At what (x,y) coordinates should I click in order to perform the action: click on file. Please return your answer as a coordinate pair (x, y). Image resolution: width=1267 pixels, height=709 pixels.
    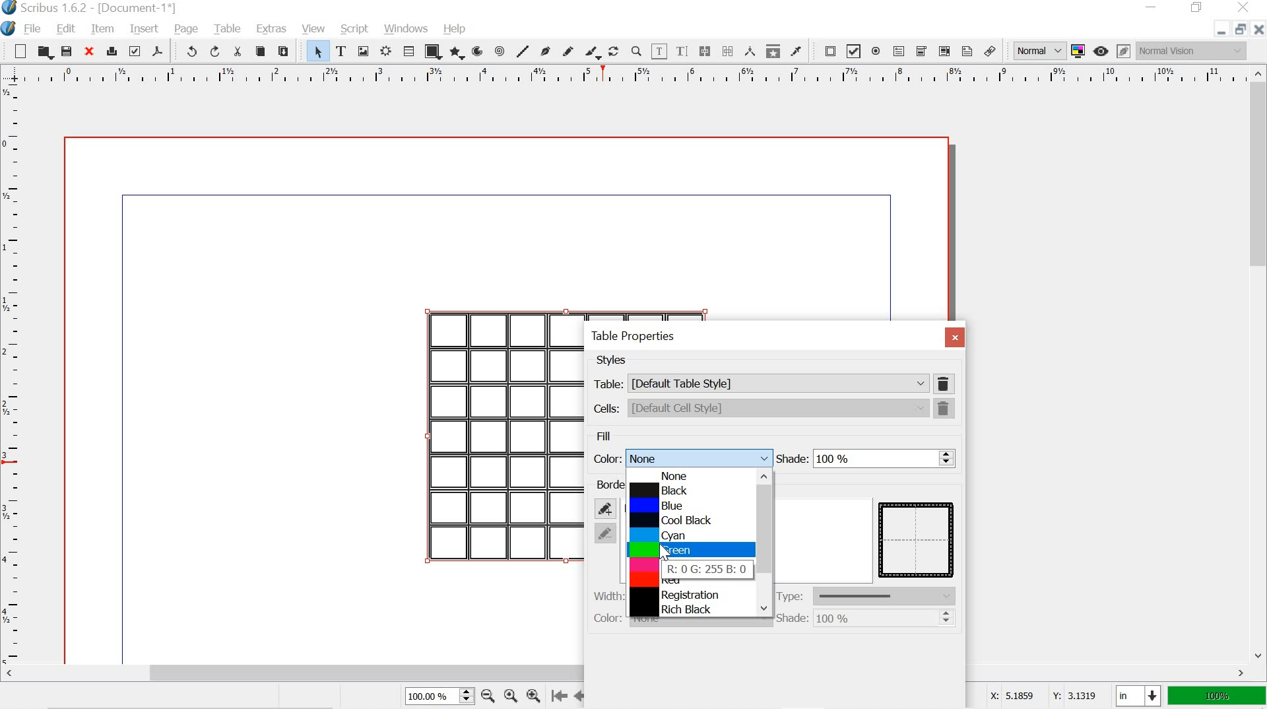
    Looking at the image, I should click on (32, 30).